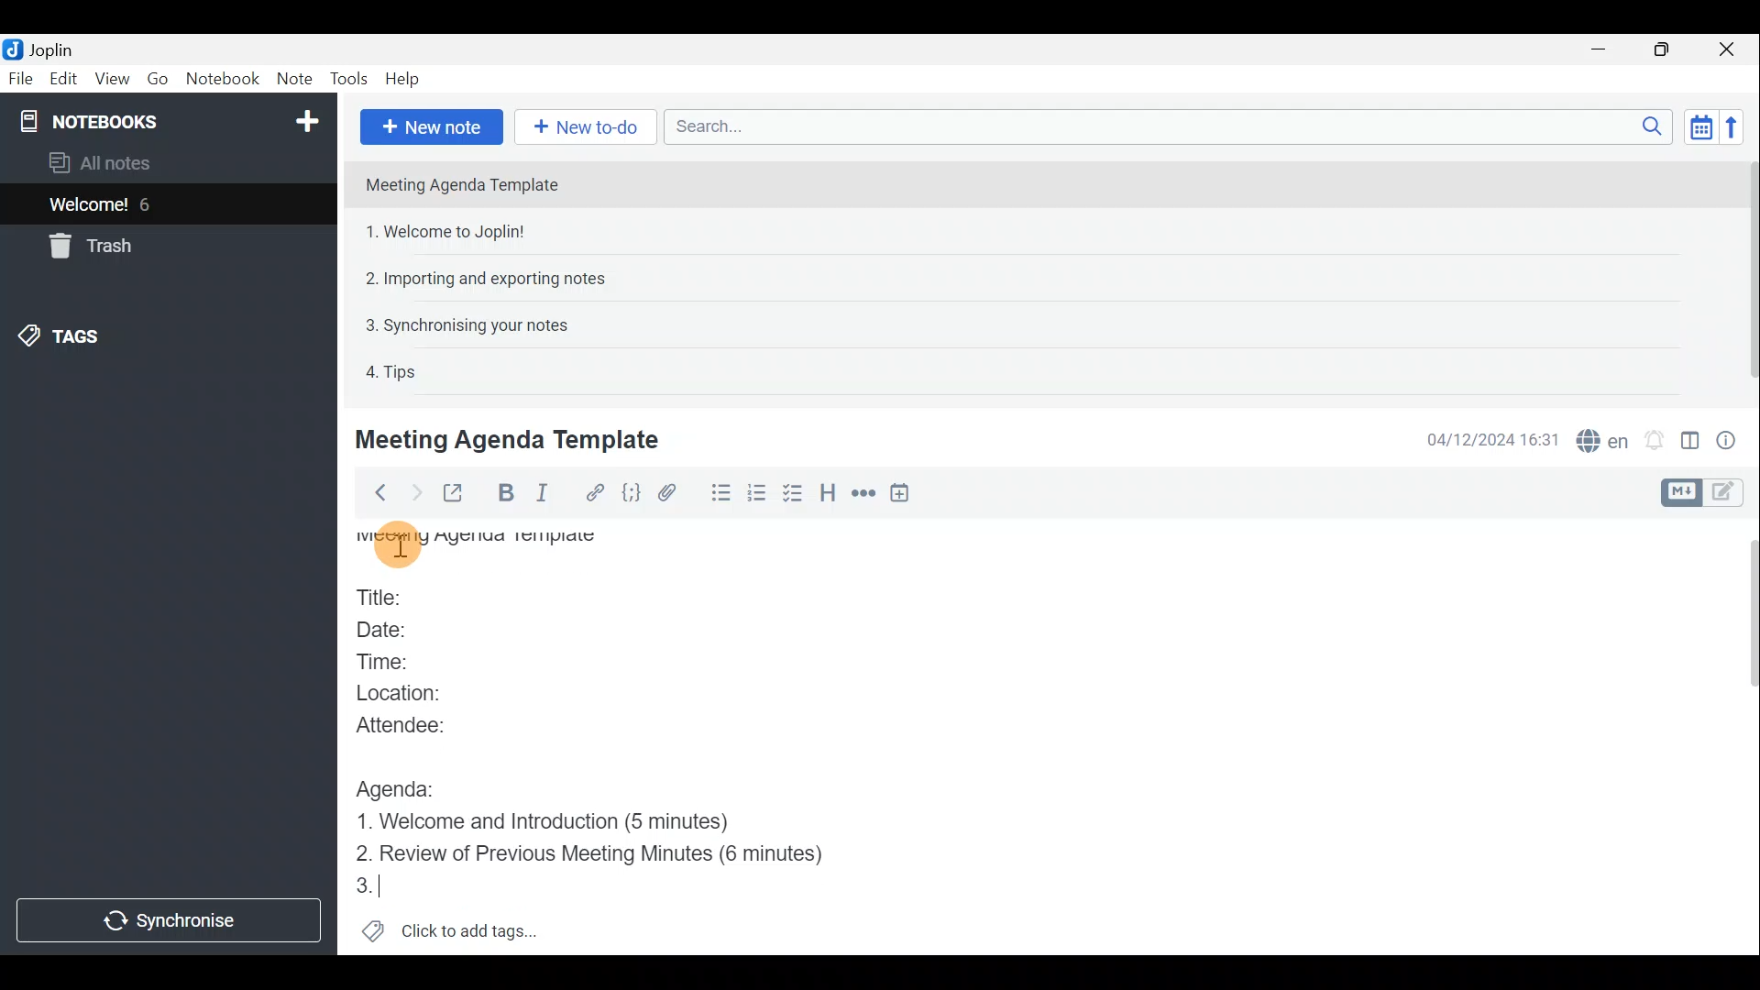 Image resolution: width=1760 pixels, height=990 pixels. I want to click on New to-do, so click(581, 126).